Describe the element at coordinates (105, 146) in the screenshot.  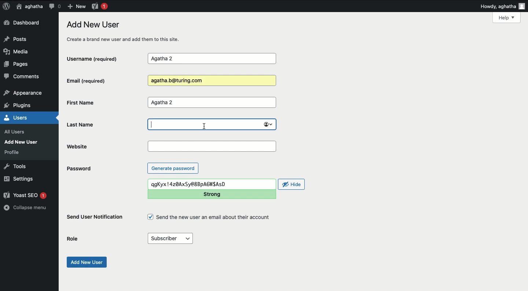
I see `Website` at that location.